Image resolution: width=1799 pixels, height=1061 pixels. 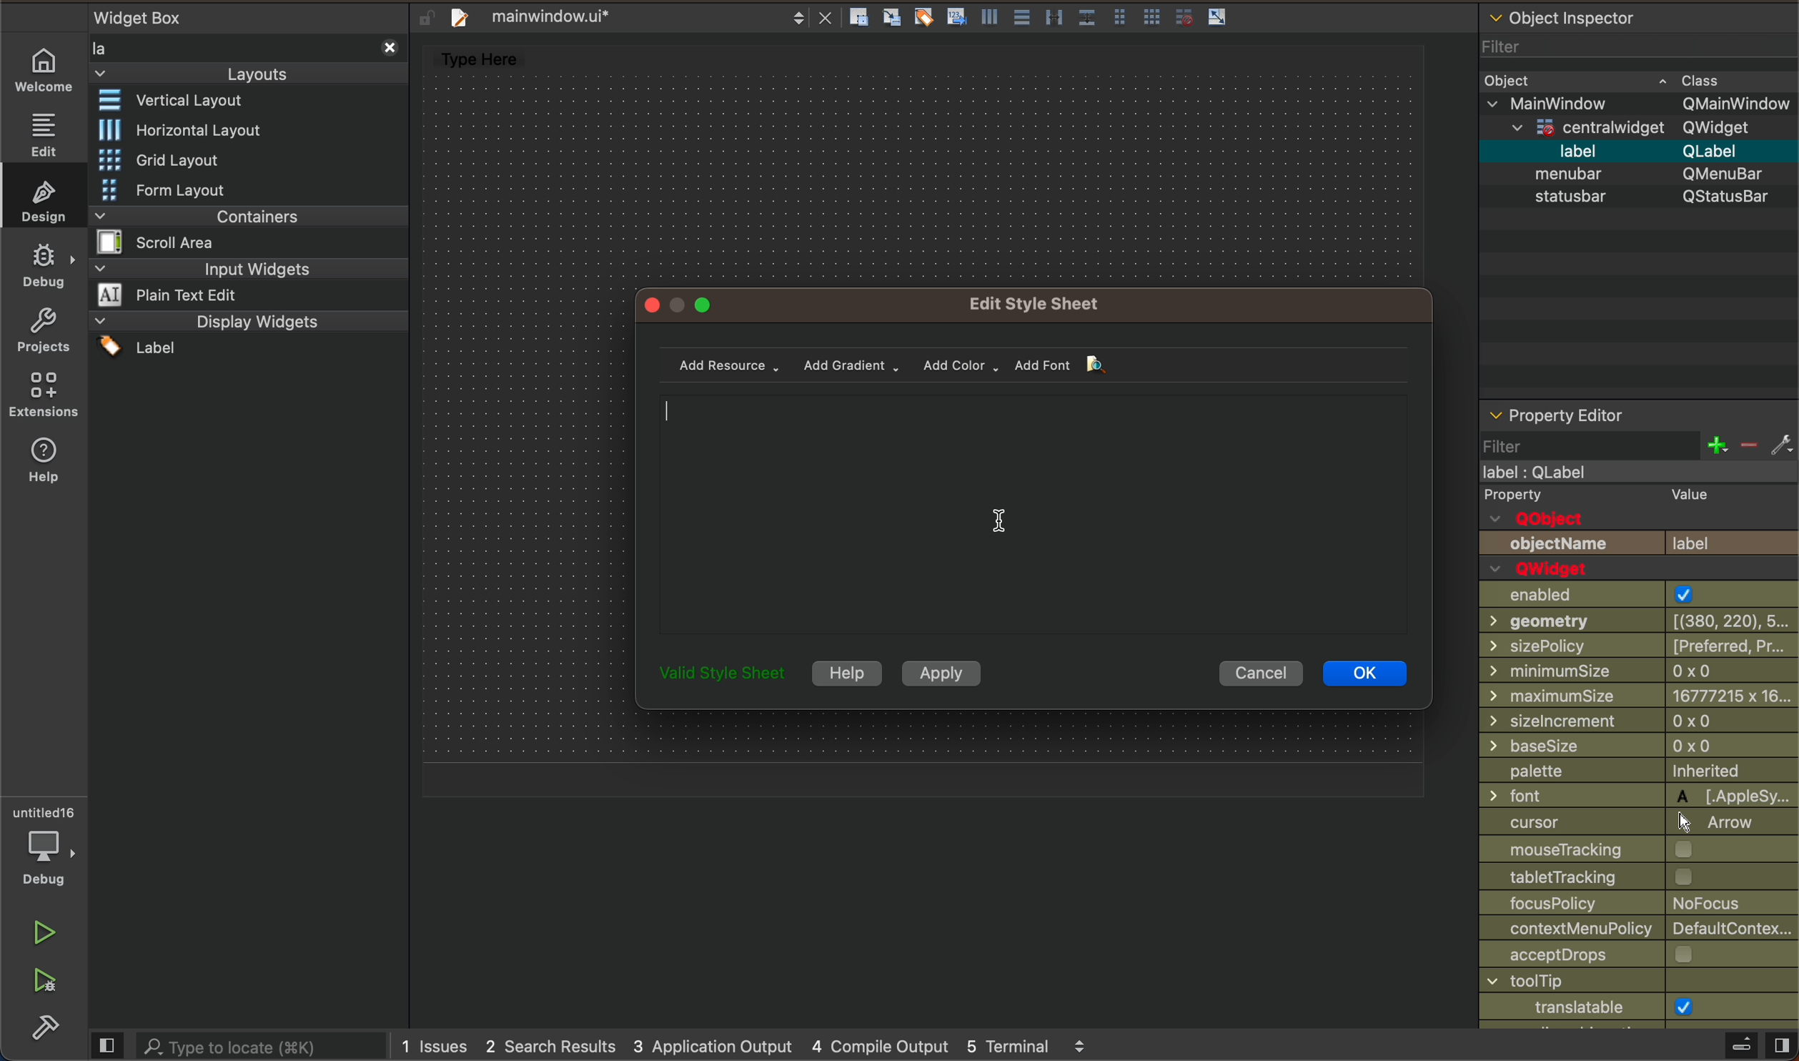 I want to click on palette, so click(x=1638, y=771).